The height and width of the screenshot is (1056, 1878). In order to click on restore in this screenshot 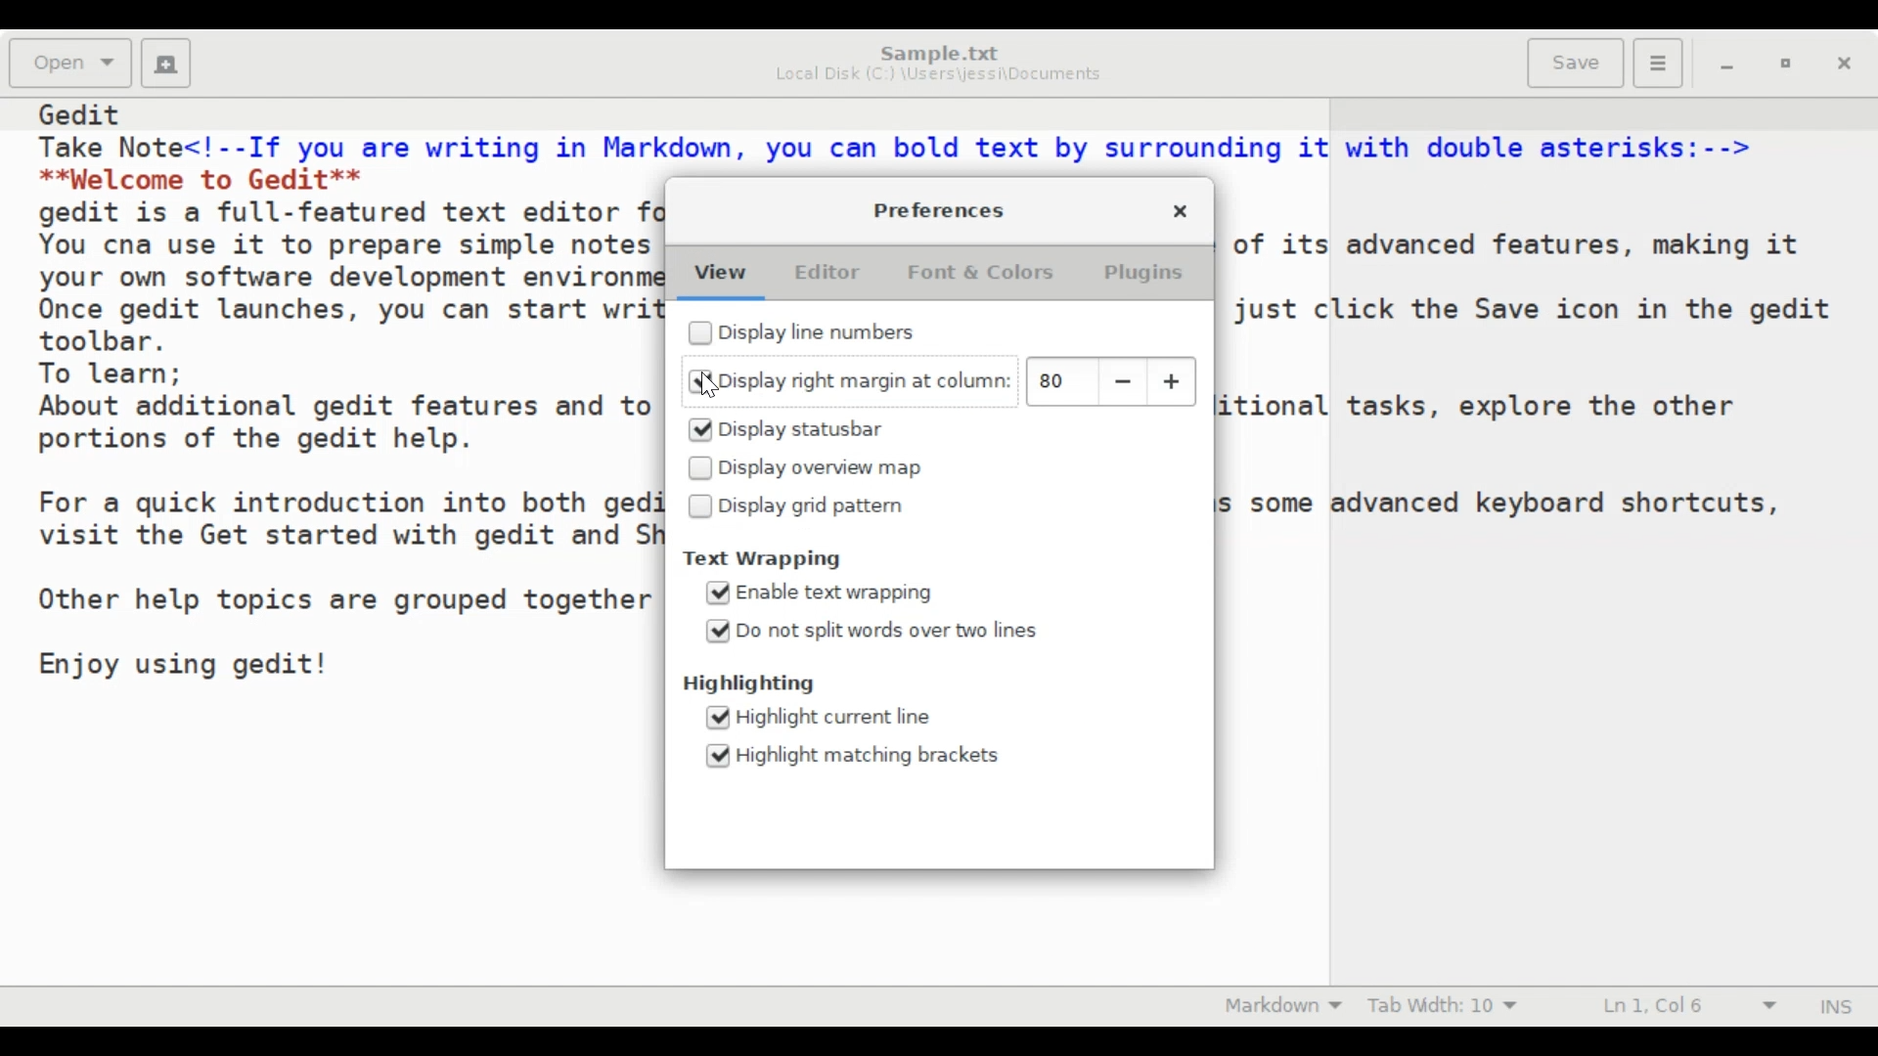, I will do `click(1791, 66)`.